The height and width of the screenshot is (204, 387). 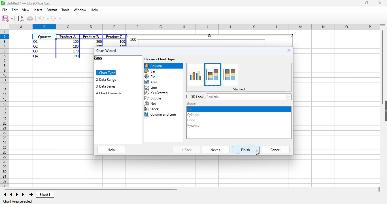 What do you see at coordinates (150, 71) in the screenshot?
I see `bar` at bounding box center [150, 71].